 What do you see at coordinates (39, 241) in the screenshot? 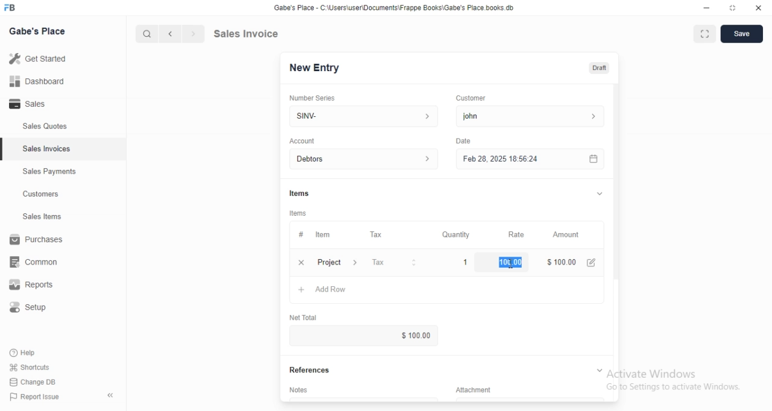
I see `Purchases` at bounding box center [39, 241].